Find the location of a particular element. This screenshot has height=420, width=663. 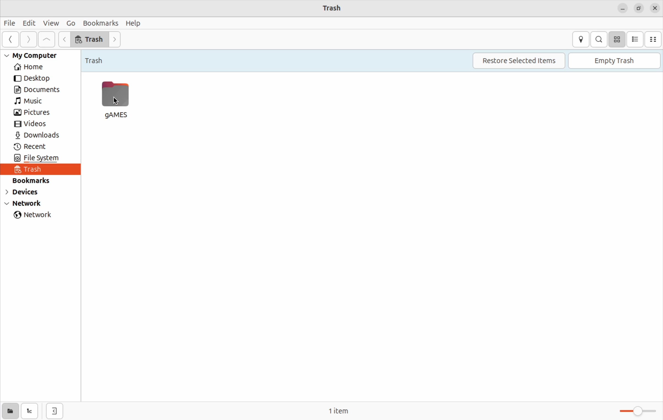

compact view is located at coordinates (654, 39).